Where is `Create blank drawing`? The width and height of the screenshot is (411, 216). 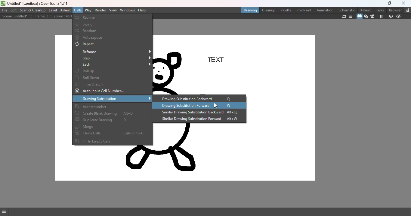
Create blank drawing is located at coordinates (113, 114).